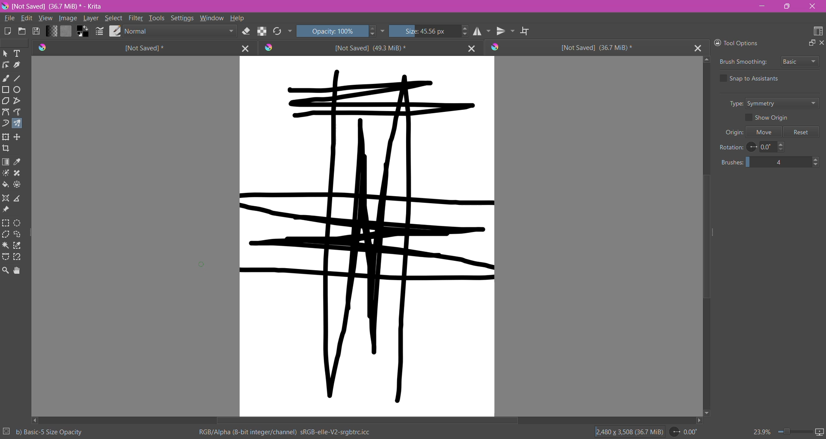 This screenshot has height=439, width=826. What do you see at coordinates (17, 245) in the screenshot?
I see `Similar Color Selection Tool` at bounding box center [17, 245].